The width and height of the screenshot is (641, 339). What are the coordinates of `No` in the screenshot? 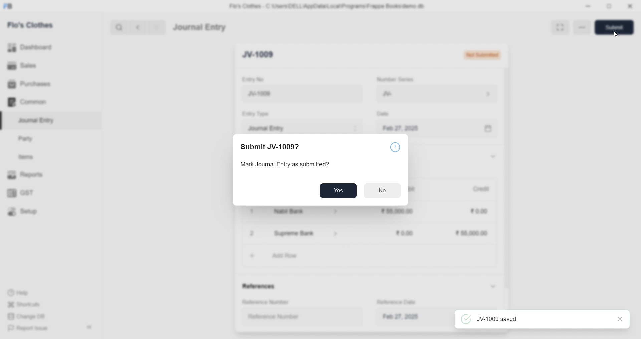 It's located at (383, 191).